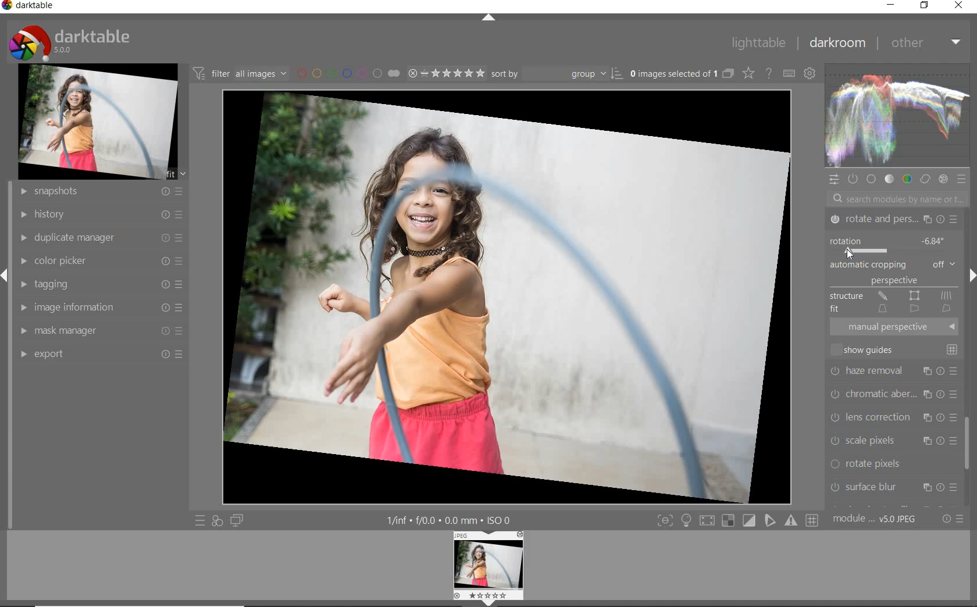 This screenshot has height=607, width=977. What do you see at coordinates (925, 180) in the screenshot?
I see `correct` at bounding box center [925, 180].